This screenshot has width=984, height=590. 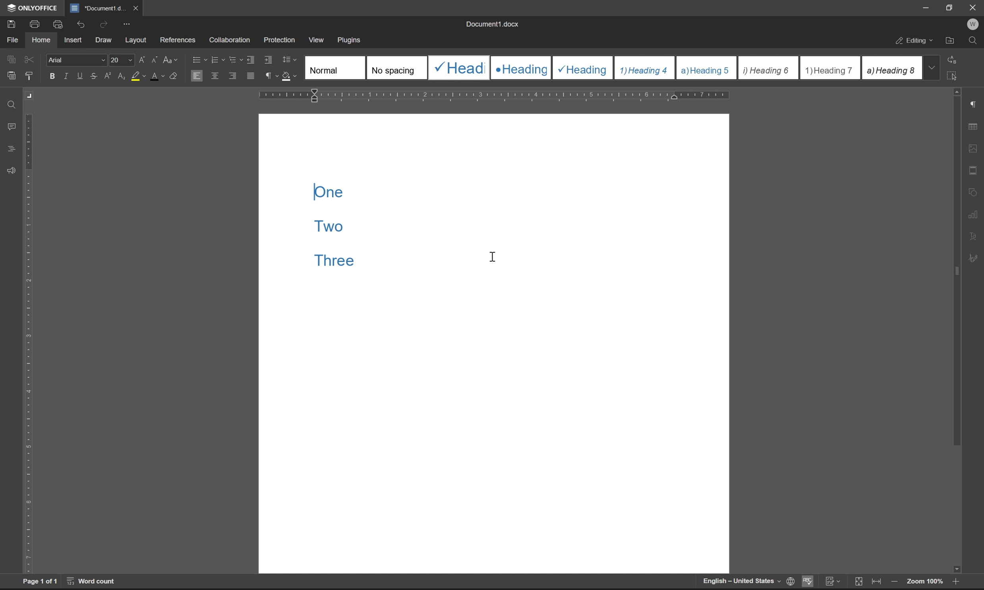 I want to click on print, so click(x=37, y=23).